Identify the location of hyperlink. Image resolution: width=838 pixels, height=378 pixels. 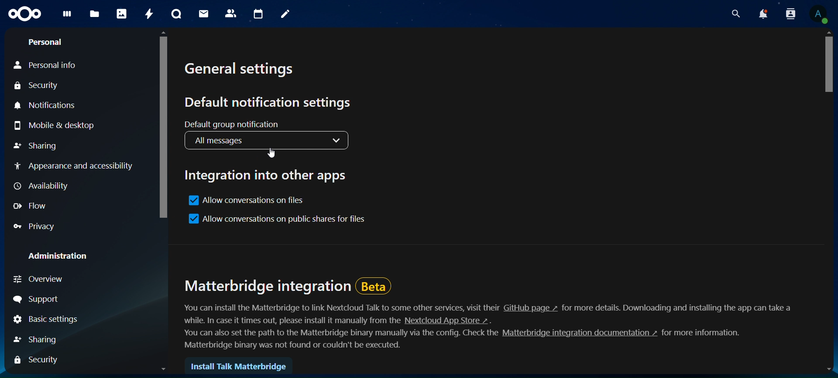
(446, 321).